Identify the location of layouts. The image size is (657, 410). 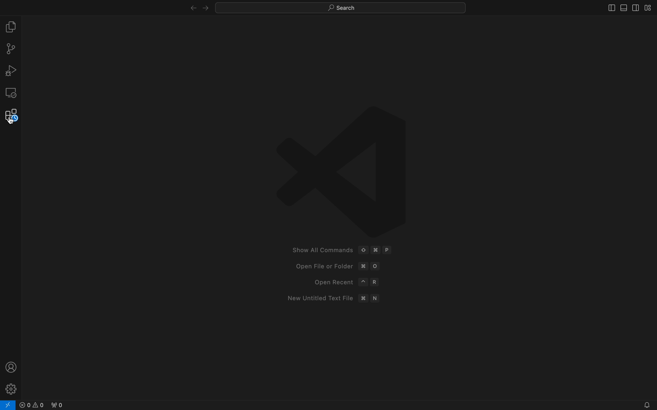
(649, 7).